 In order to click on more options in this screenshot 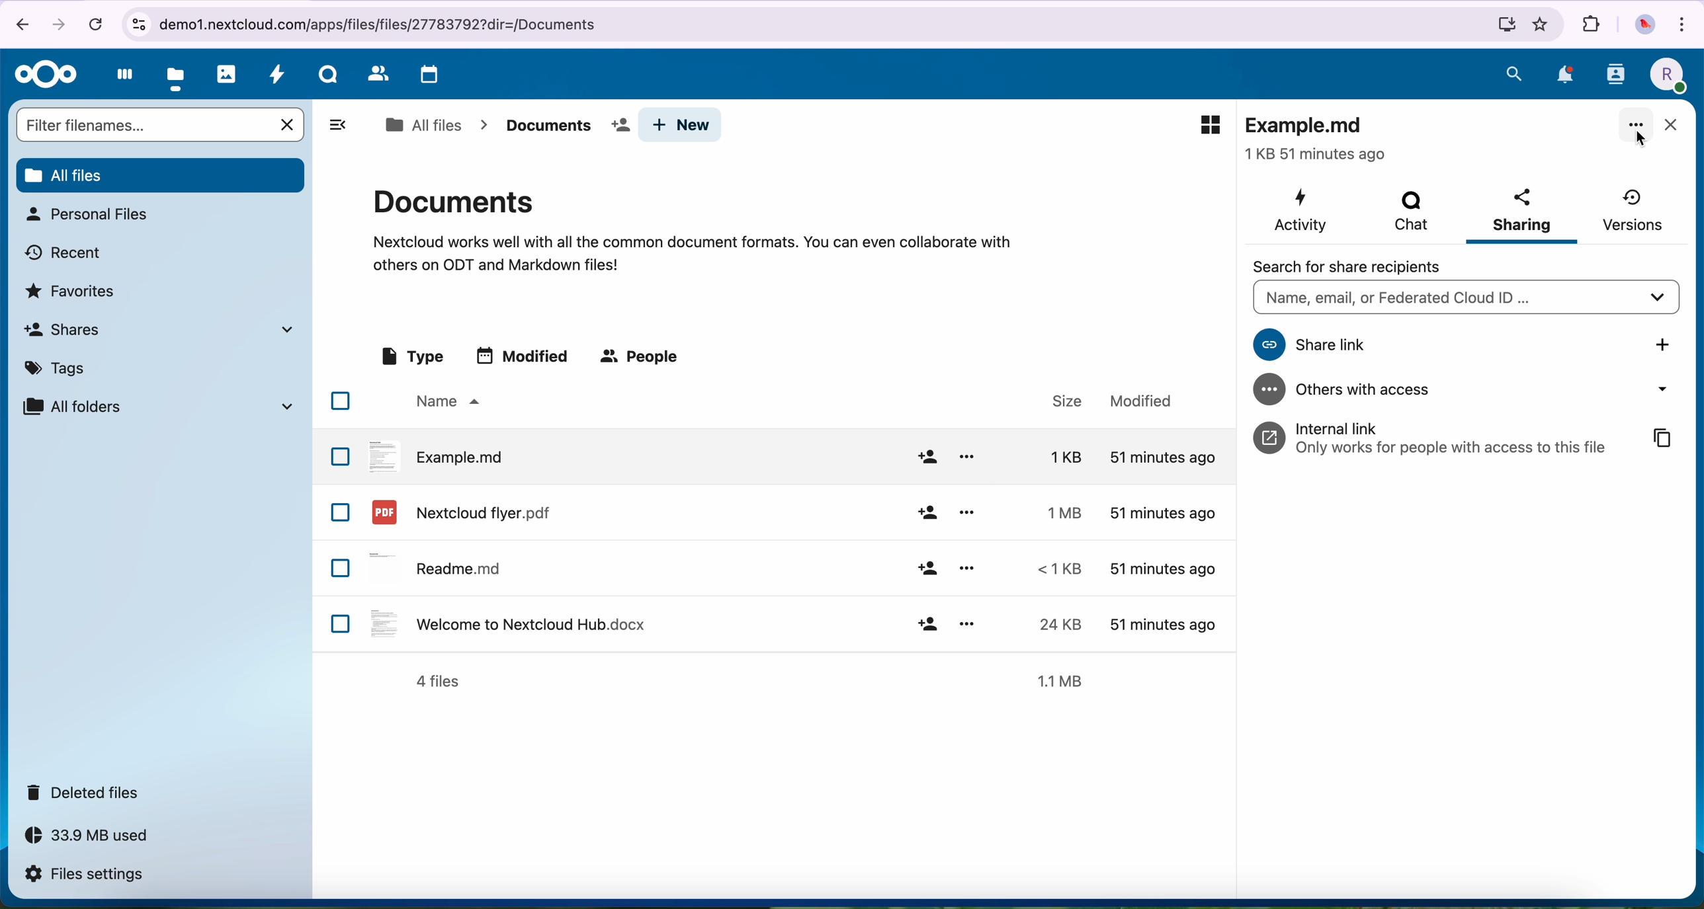, I will do `click(1637, 126)`.